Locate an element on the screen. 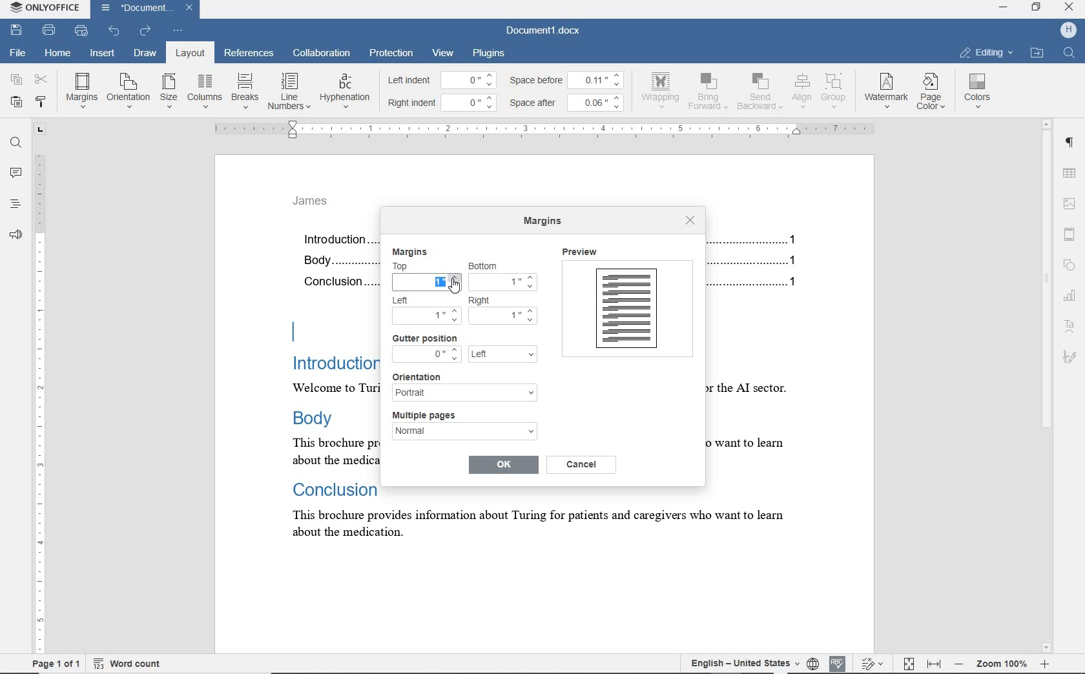 Image resolution: width=1085 pixels, height=674 pixels. close is located at coordinates (193, 6).